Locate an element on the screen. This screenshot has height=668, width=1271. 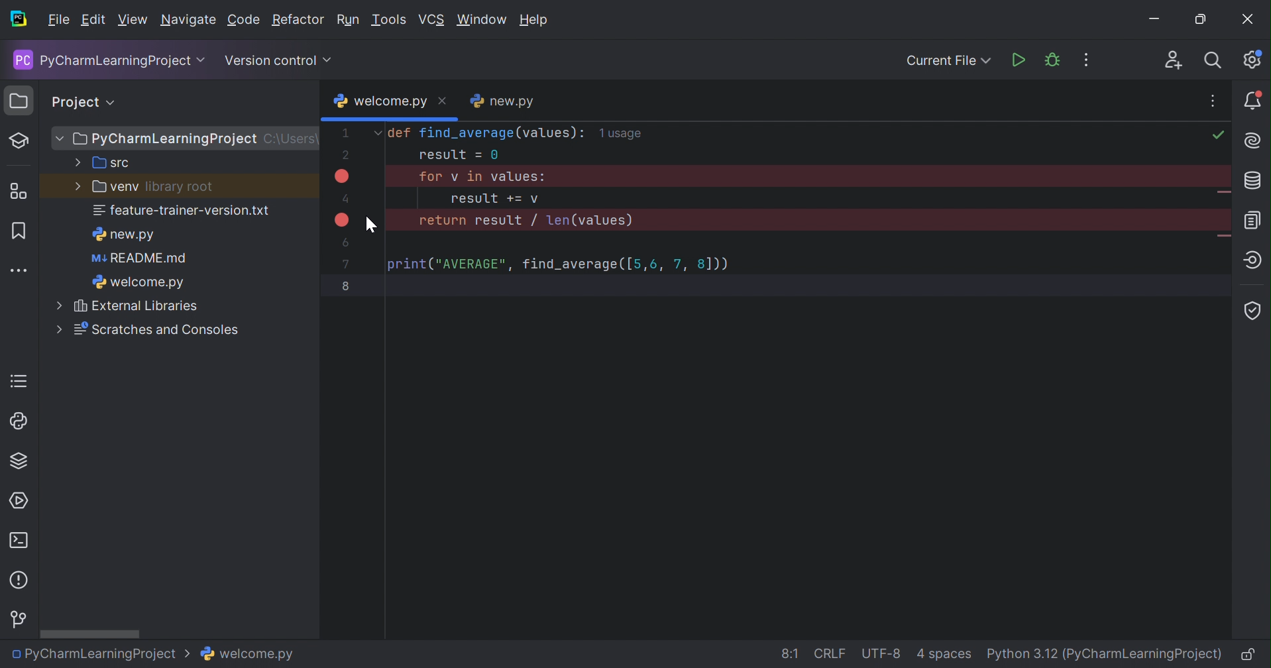
Code is located at coordinates (243, 21).